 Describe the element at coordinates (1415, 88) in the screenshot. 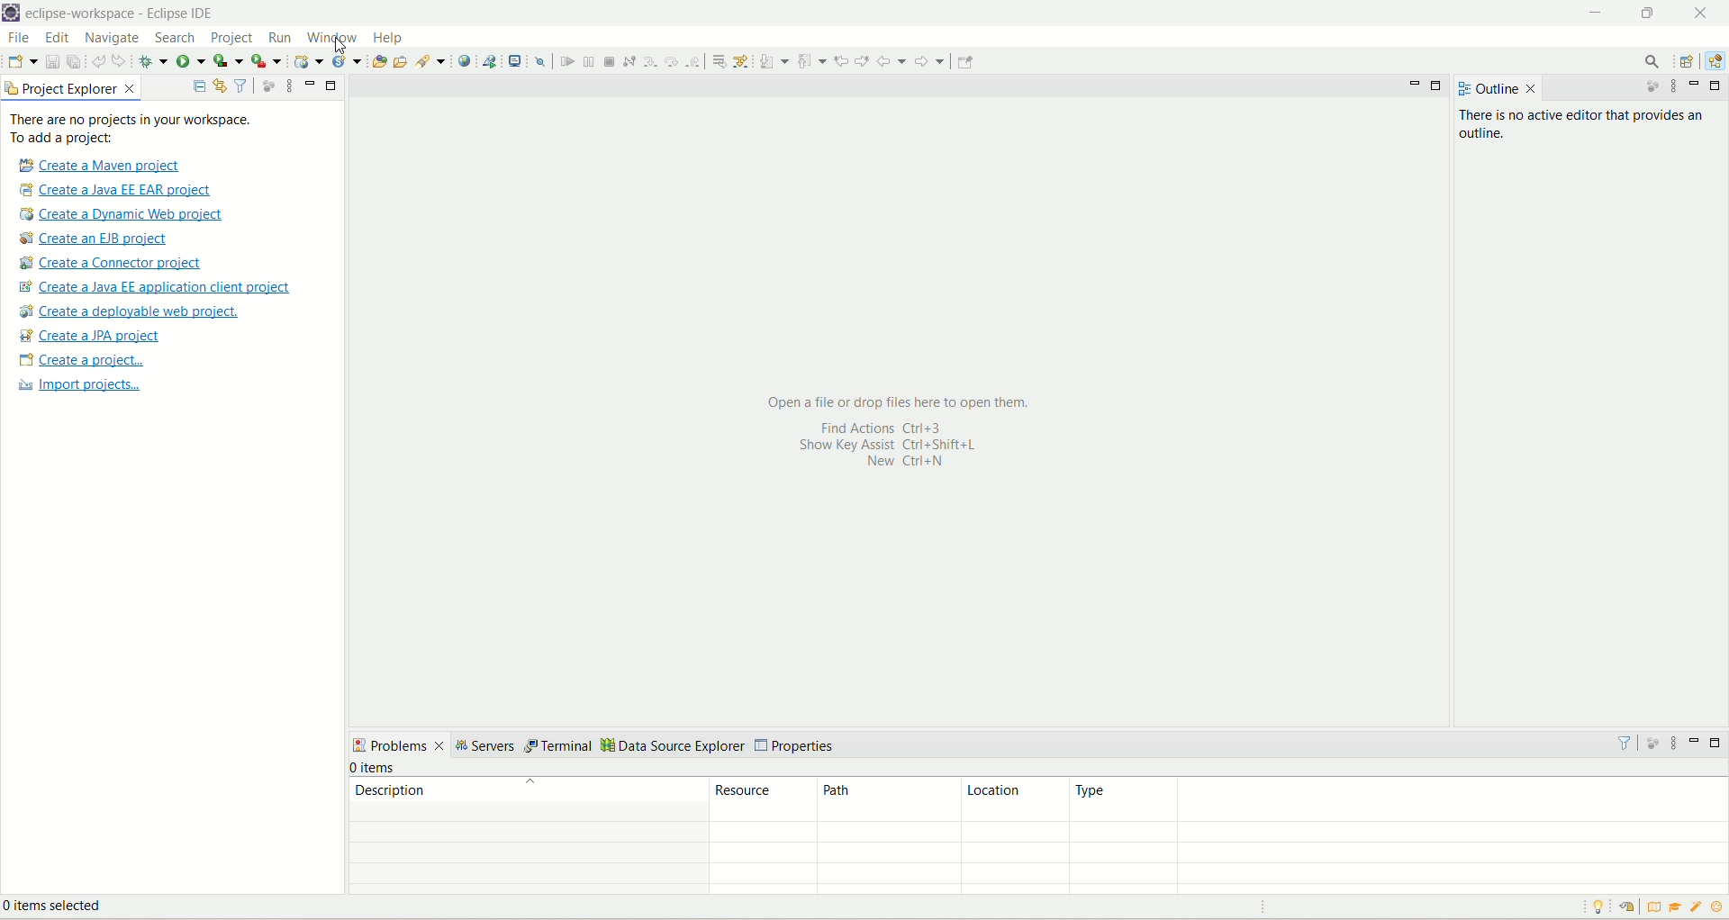

I see `minimize` at that location.